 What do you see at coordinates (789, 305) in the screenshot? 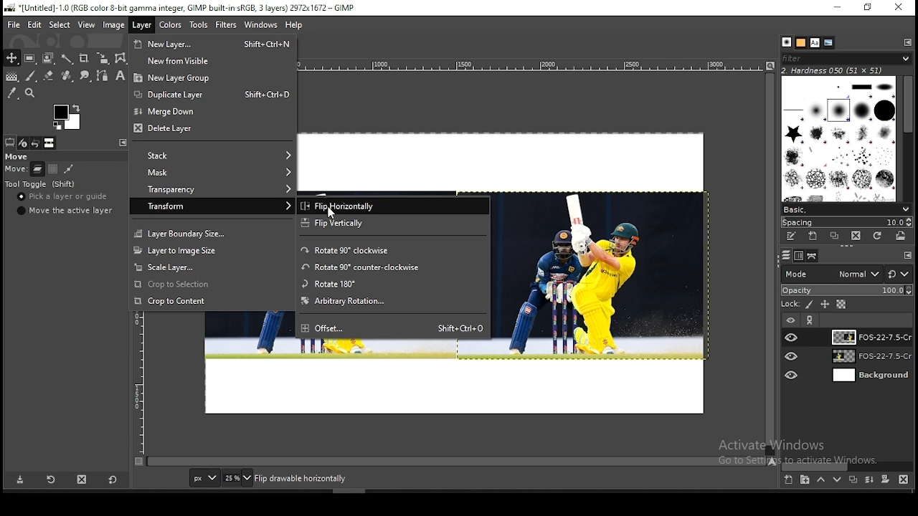
I see `lock` at bounding box center [789, 305].